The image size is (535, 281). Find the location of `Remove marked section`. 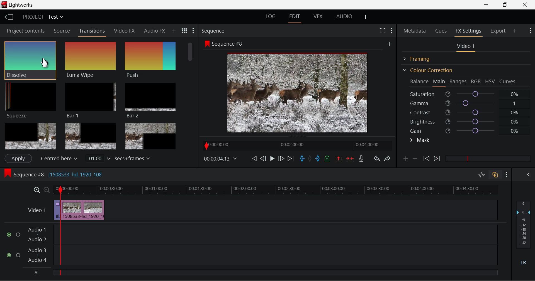

Remove marked section is located at coordinates (338, 158).